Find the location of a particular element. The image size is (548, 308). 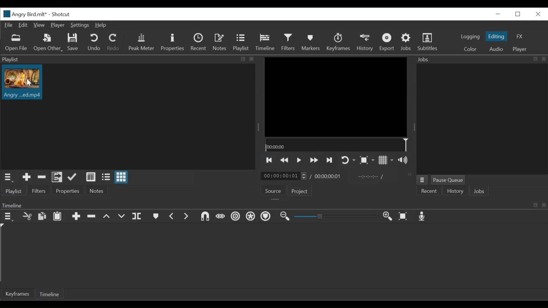

Notes is located at coordinates (221, 43).